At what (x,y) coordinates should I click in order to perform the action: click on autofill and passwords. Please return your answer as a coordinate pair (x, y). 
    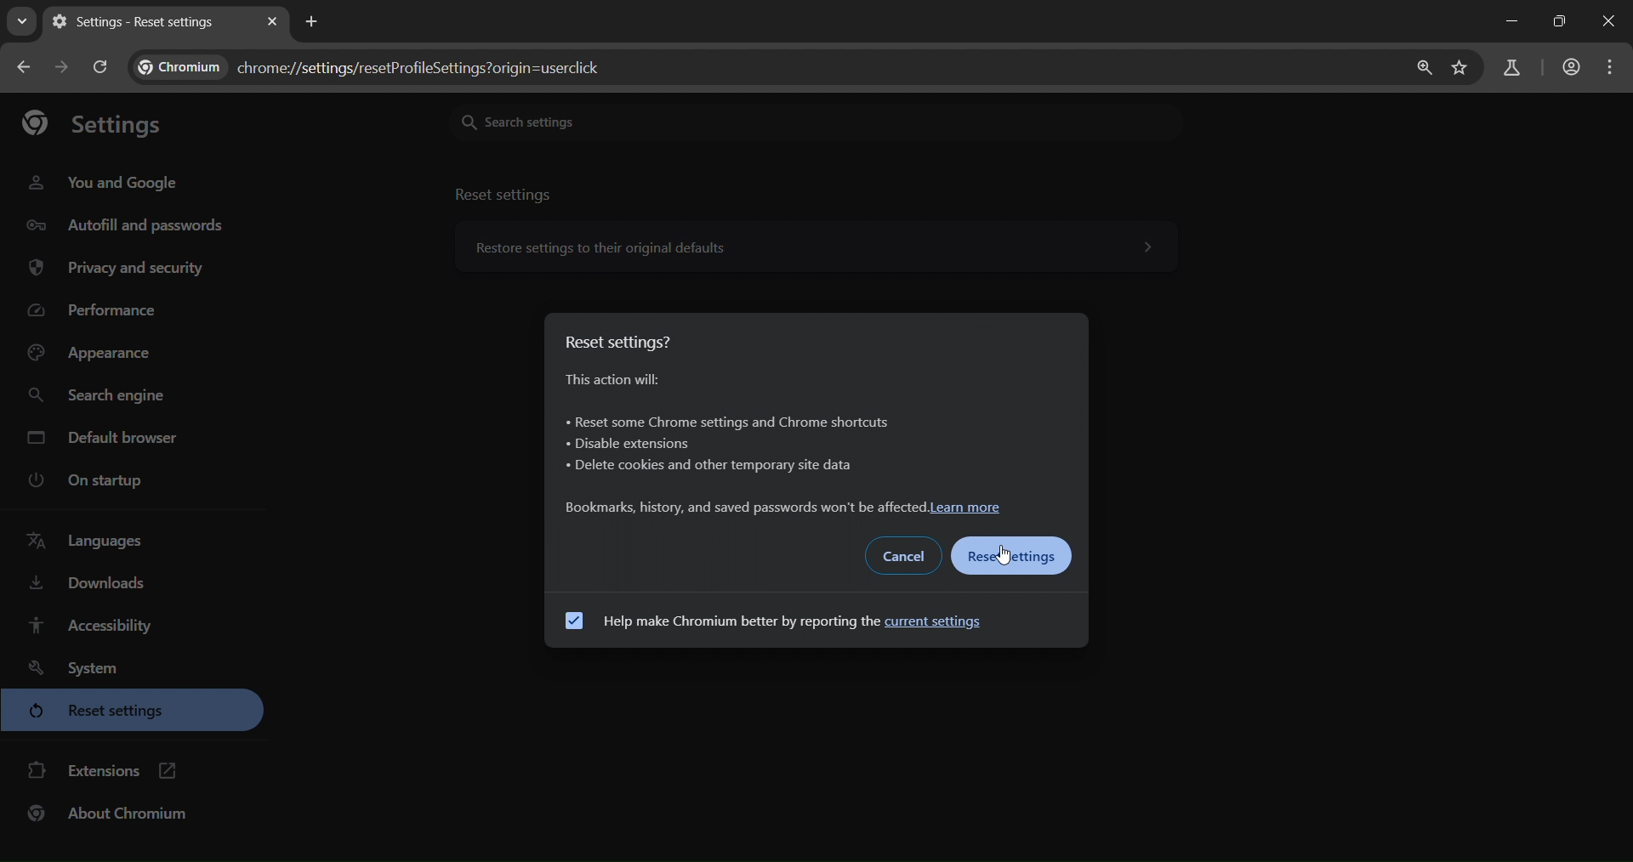
    Looking at the image, I should click on (144, 223).